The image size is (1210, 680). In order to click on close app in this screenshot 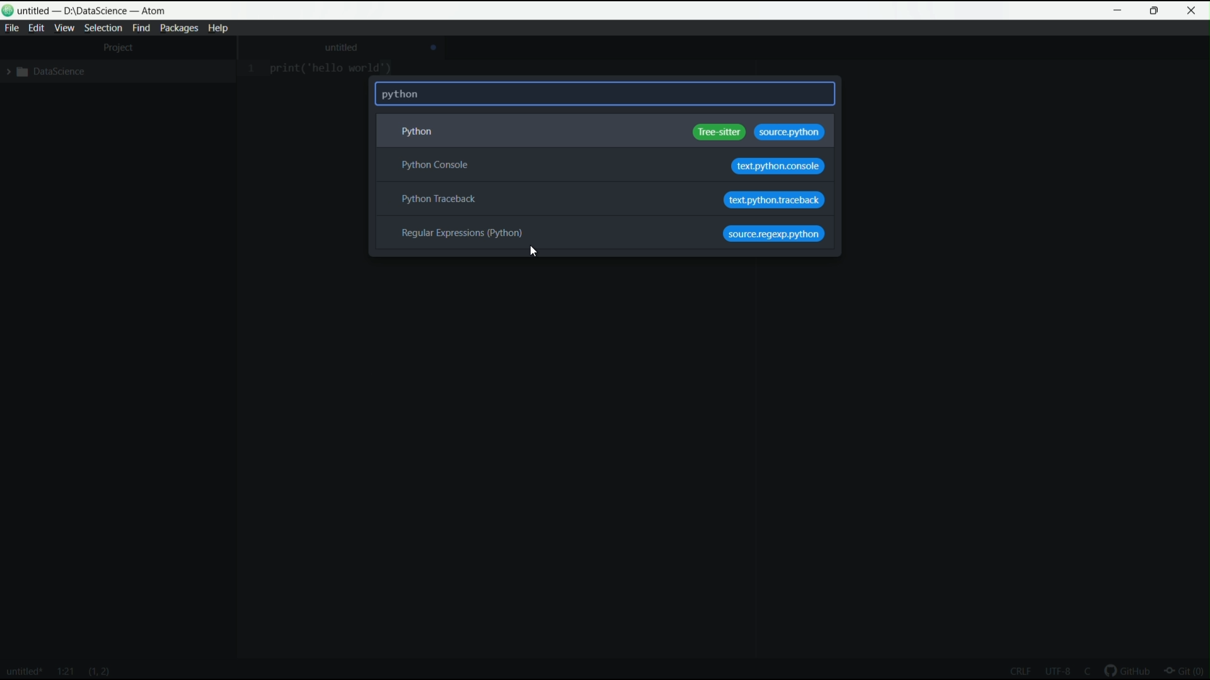, I will do `click(1192, 11)`.